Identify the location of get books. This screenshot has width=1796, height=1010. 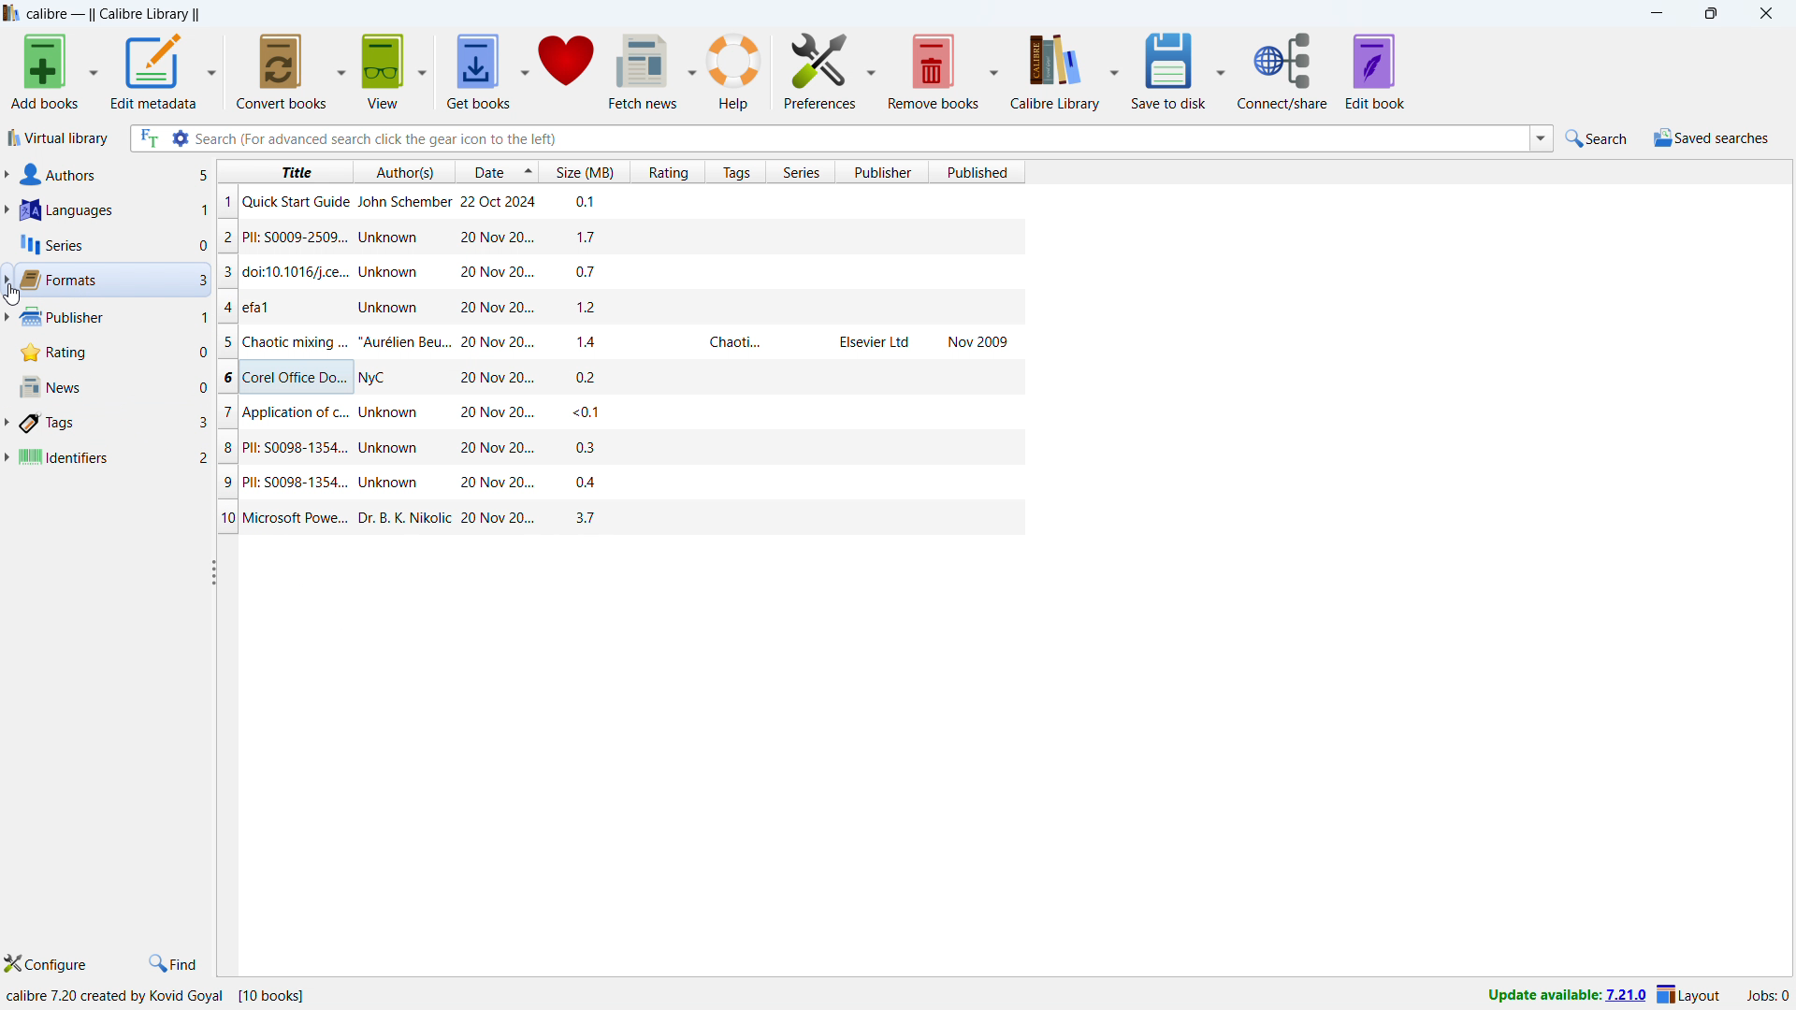
(480, 70).